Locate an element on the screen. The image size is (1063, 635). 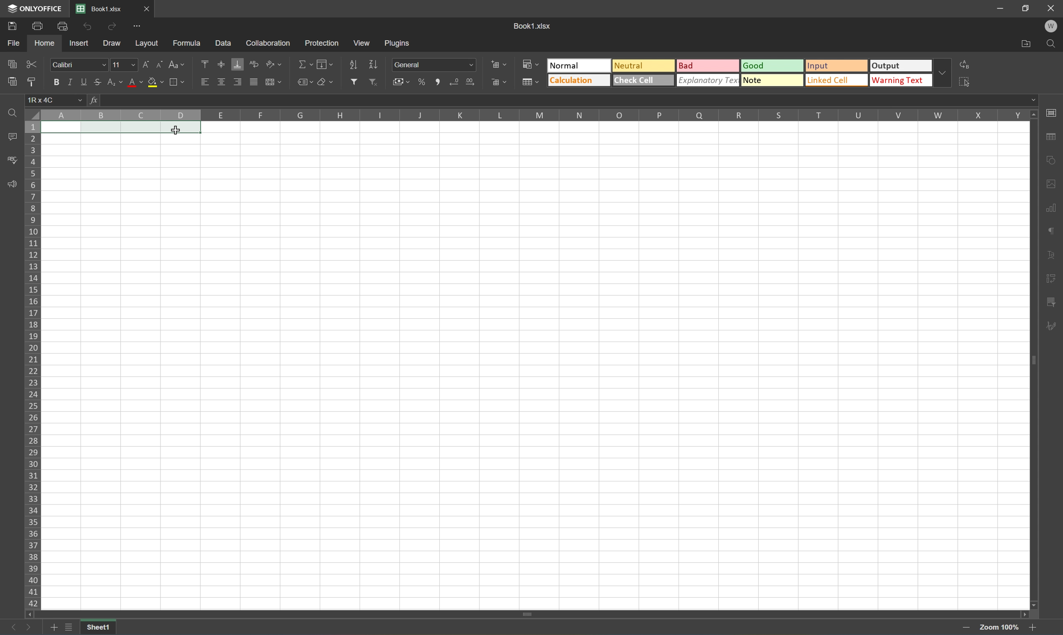
Insert cells is located at coordinates (497, 63).